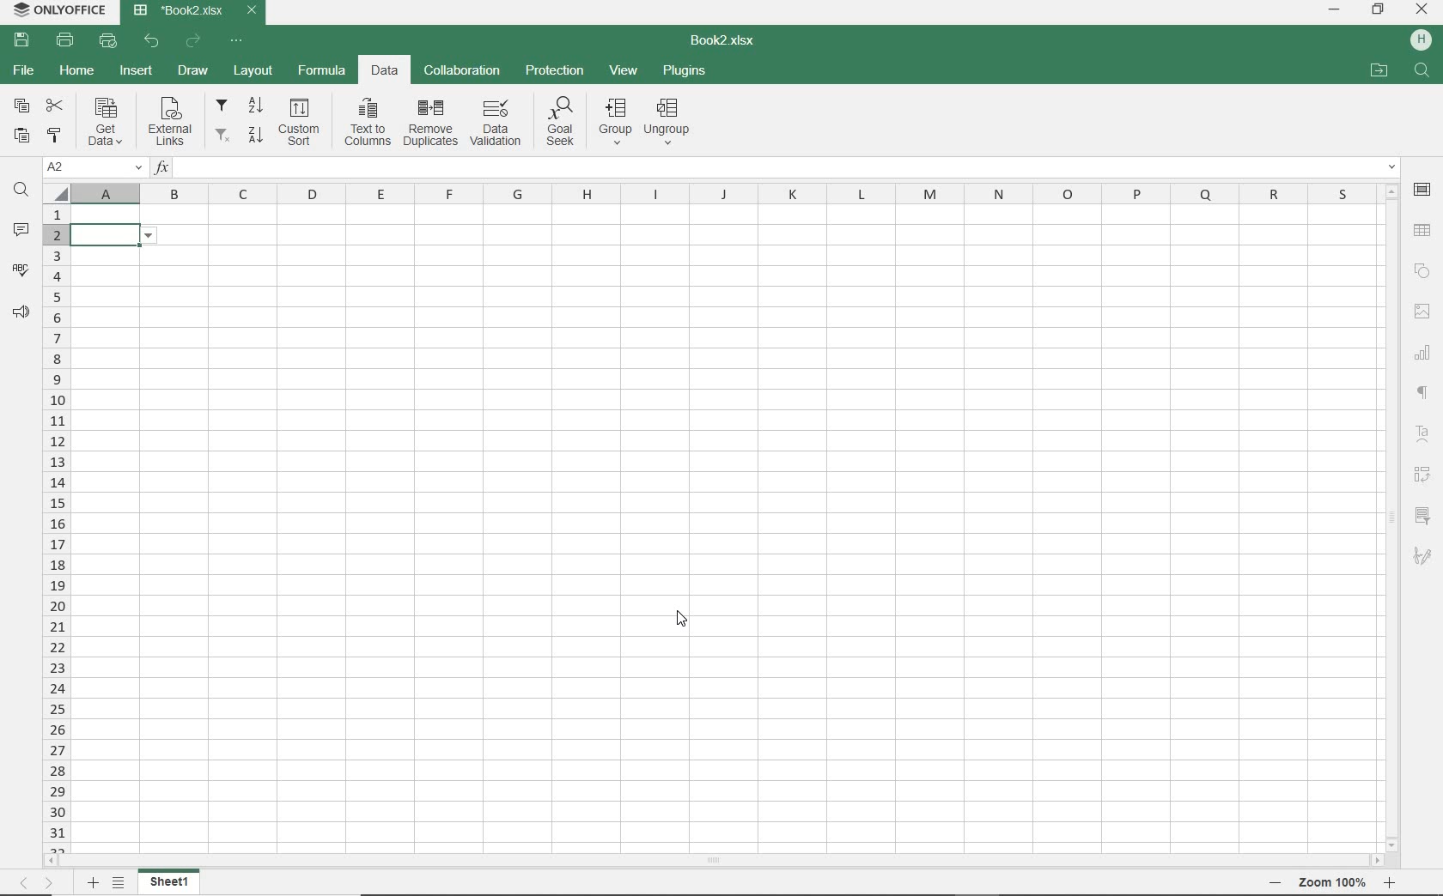  What do you see at coordinates (496, 119) in the screenshot?
I see `data validation` at bounding box center [496, 119].